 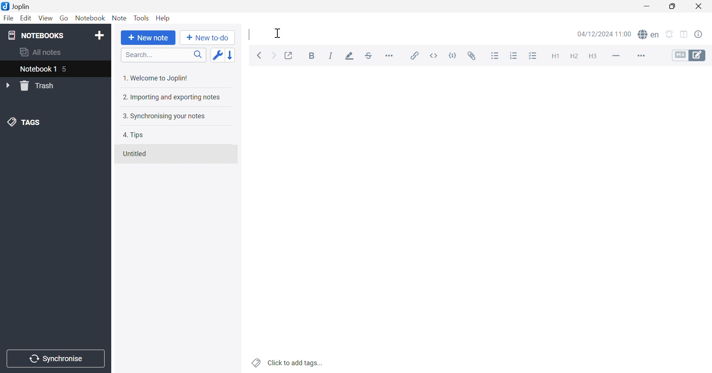 What do you see at coordinates (148, 37) in the screenshot?
I see `New note` at bounding box center [148, 37].